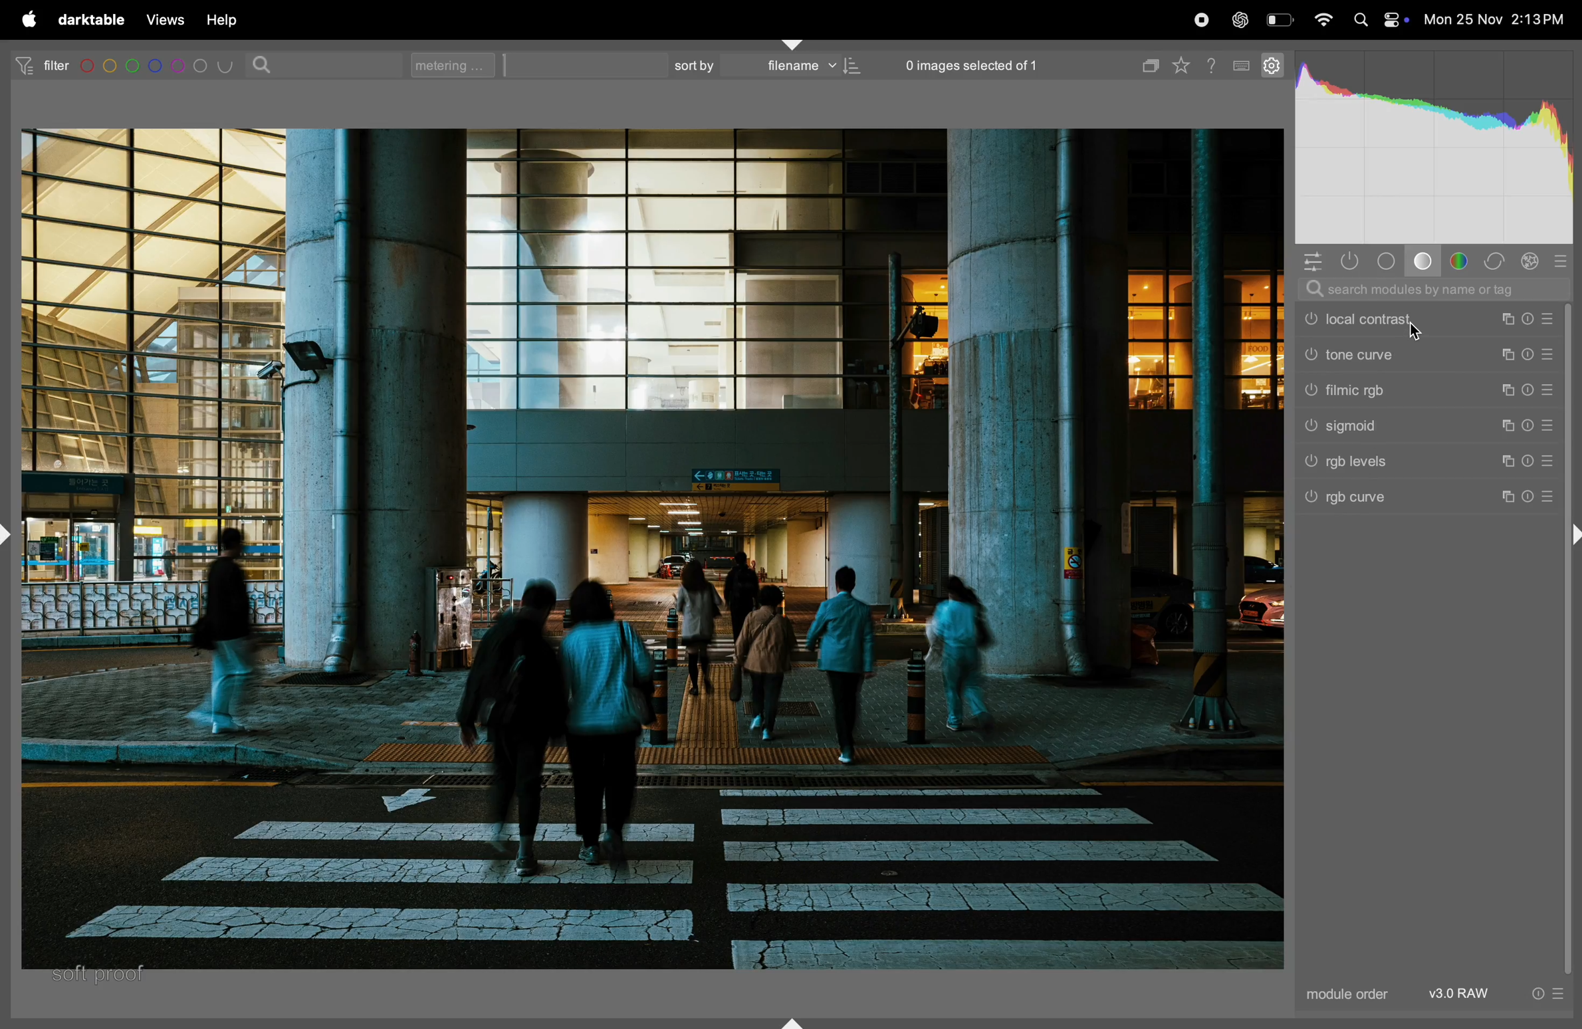  I want to click on reset, so click(1537, 992).